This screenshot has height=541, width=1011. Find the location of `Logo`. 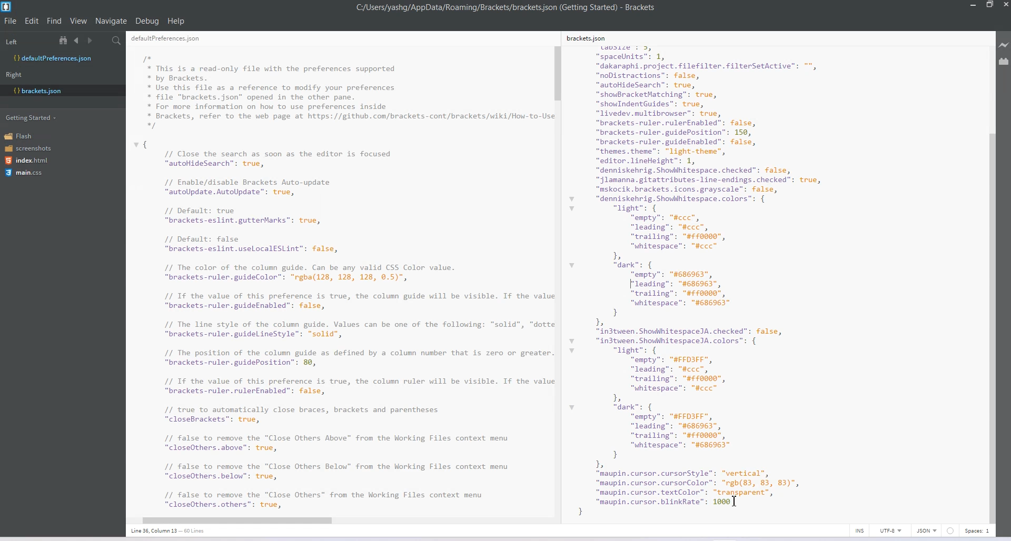

Logo is located at coordinates (7, 7).